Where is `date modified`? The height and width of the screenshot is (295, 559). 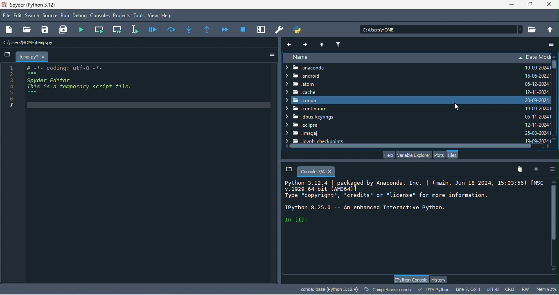
date modified is located at coordinates (538, 98).